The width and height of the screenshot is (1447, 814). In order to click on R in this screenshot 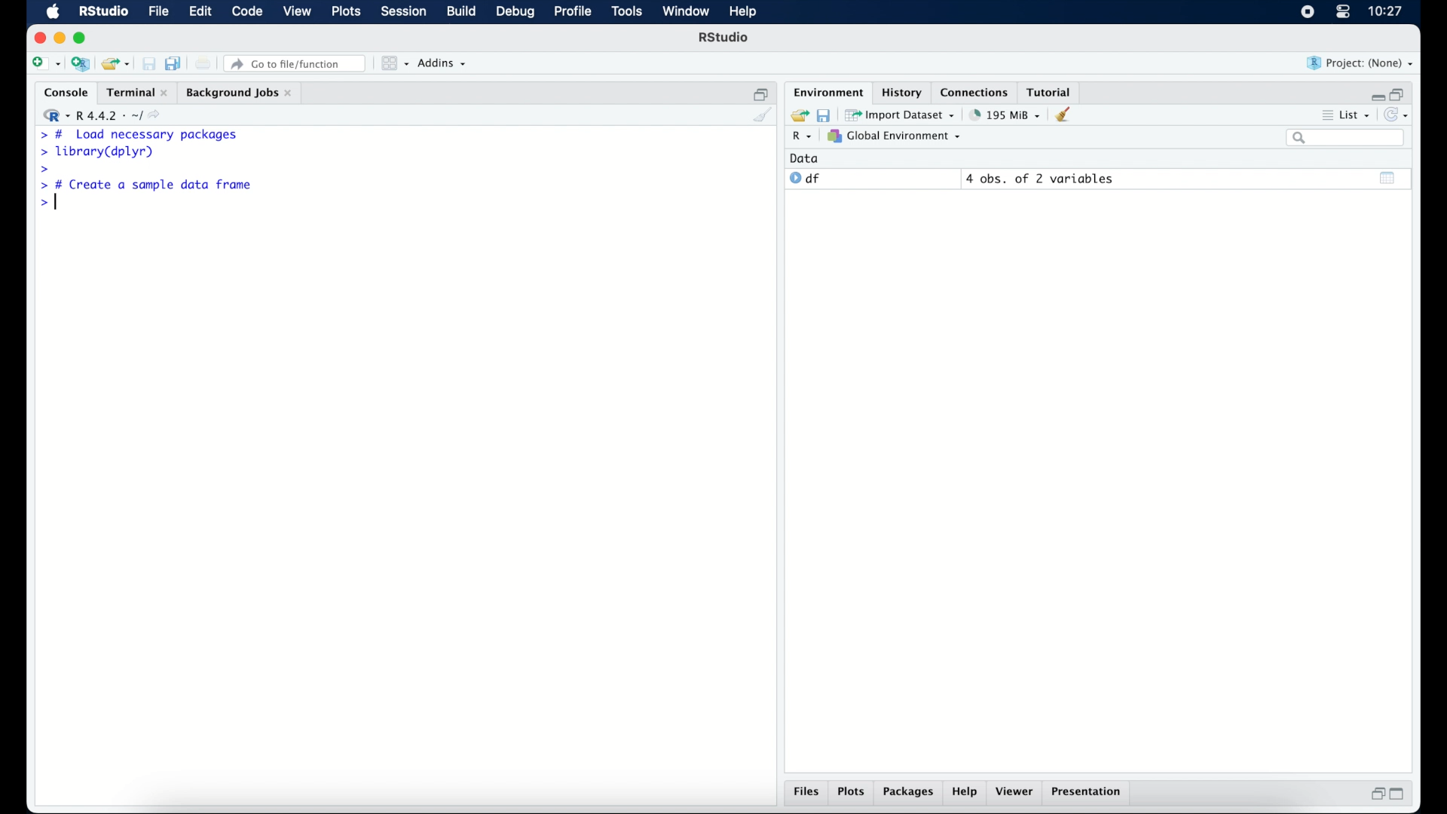, I will do `click(800, 138)`.